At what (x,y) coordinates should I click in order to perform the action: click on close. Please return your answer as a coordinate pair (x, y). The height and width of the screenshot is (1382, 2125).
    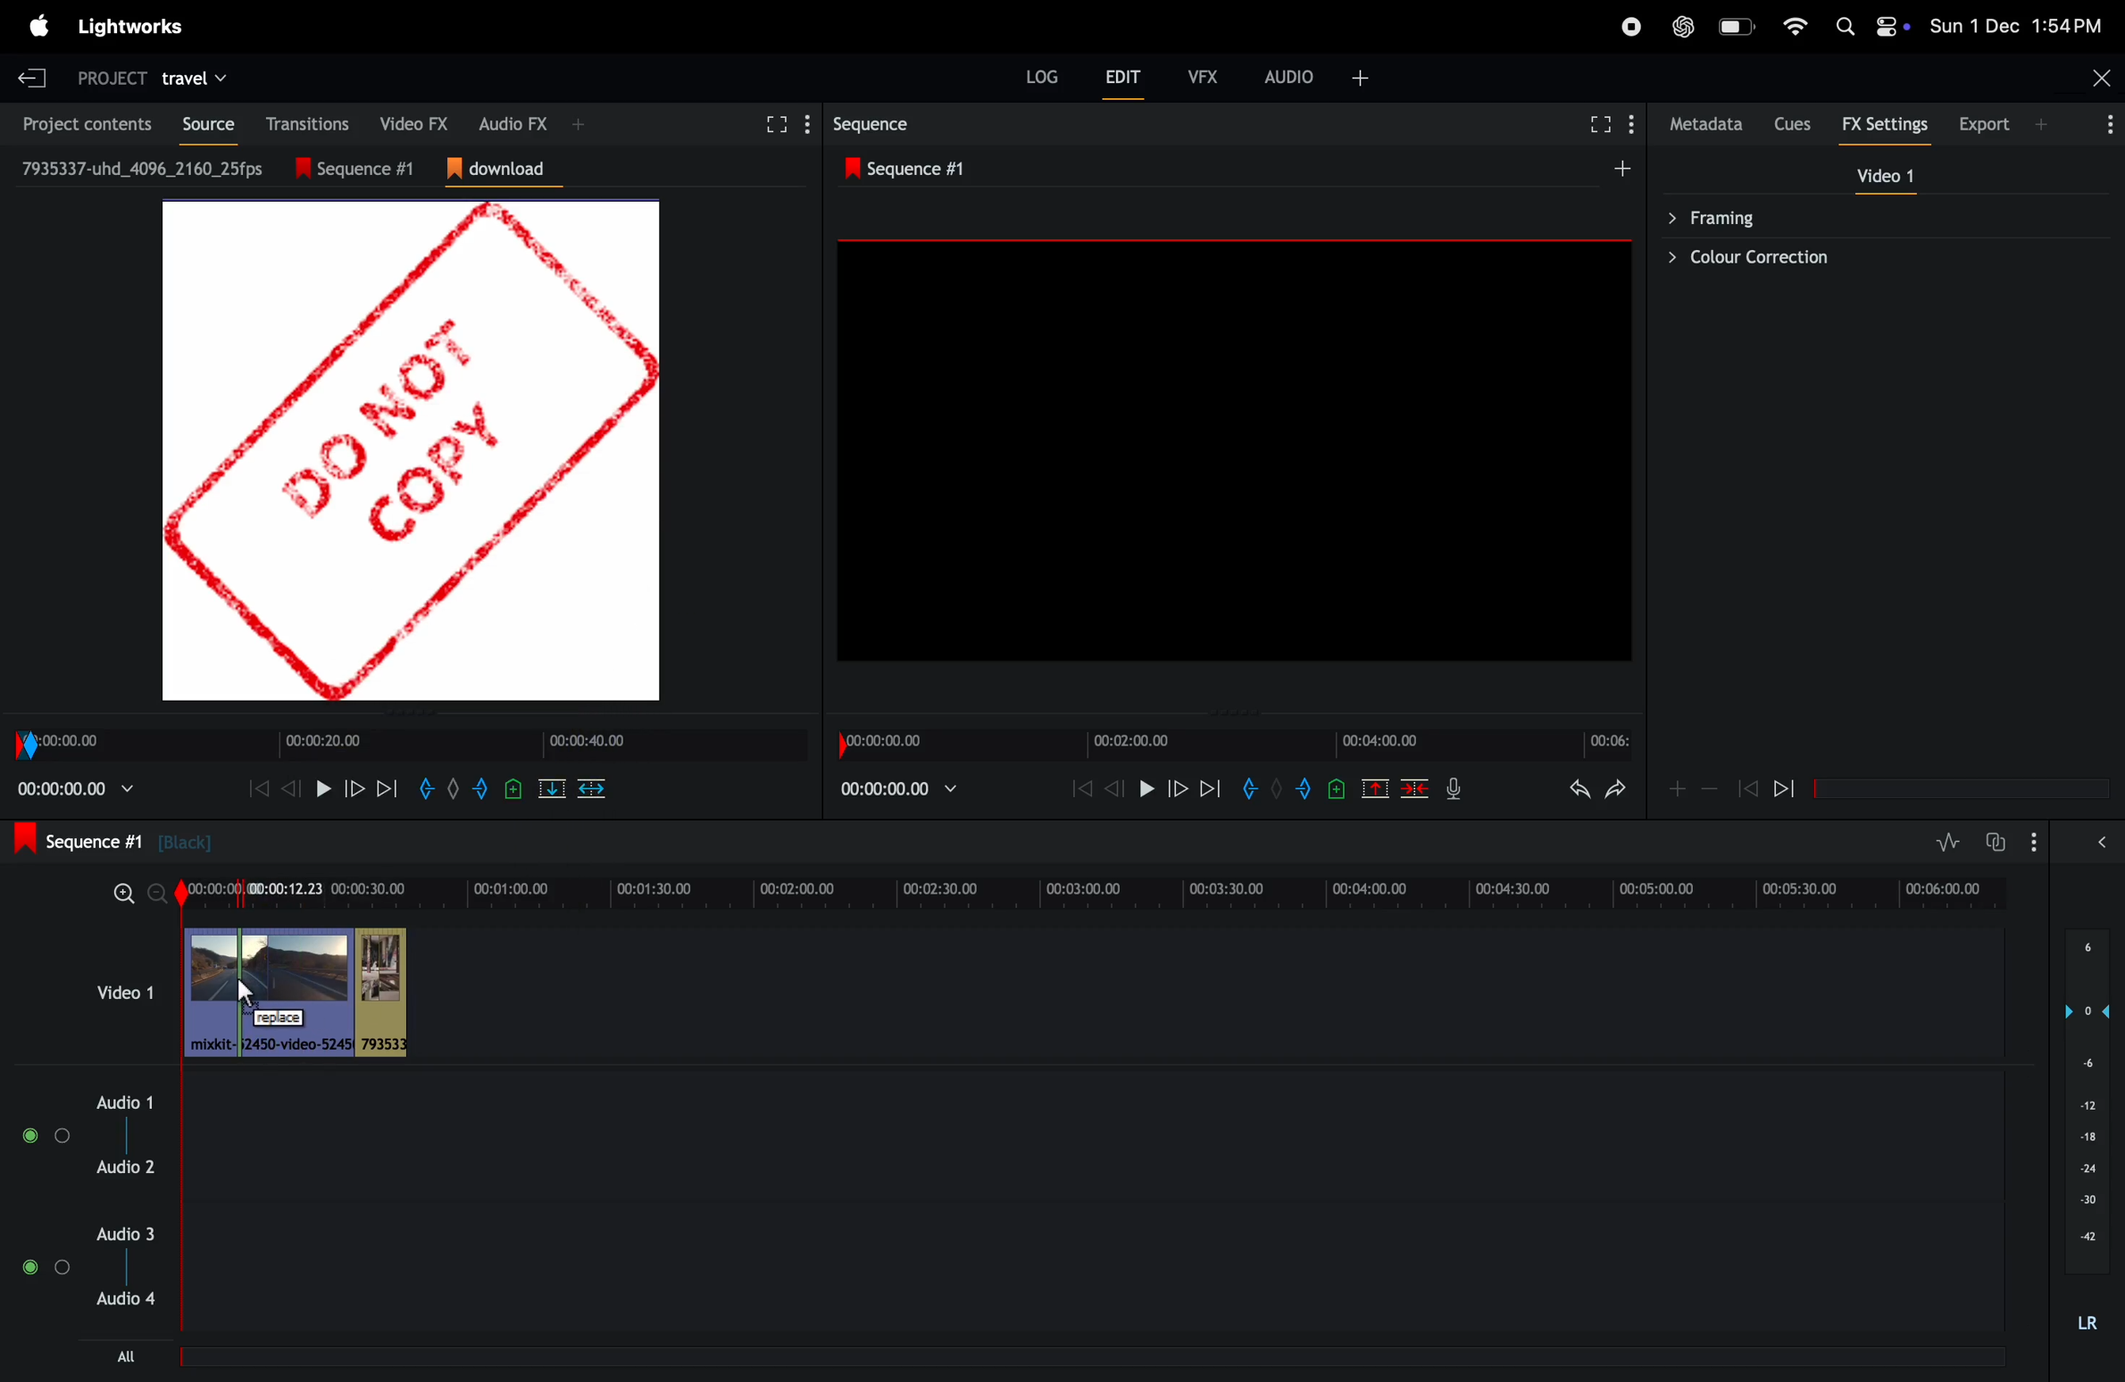
    Looking at the image, I should click on (2103, 78).